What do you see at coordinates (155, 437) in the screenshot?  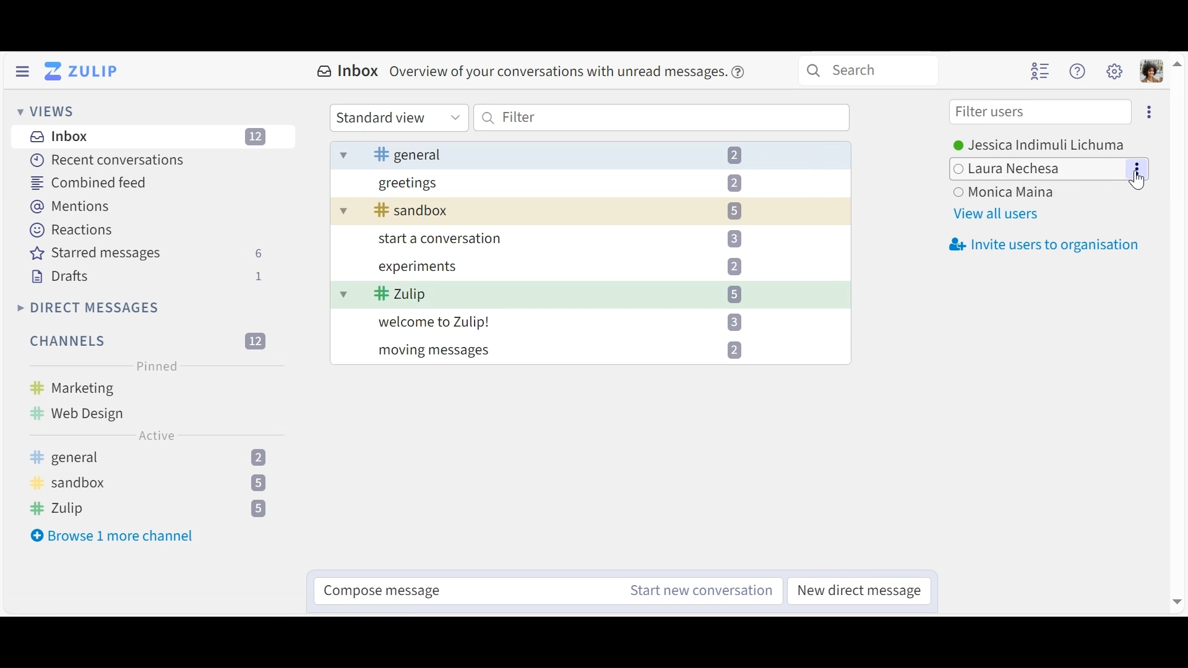 I see `Active` at bounding box center [155, 437].